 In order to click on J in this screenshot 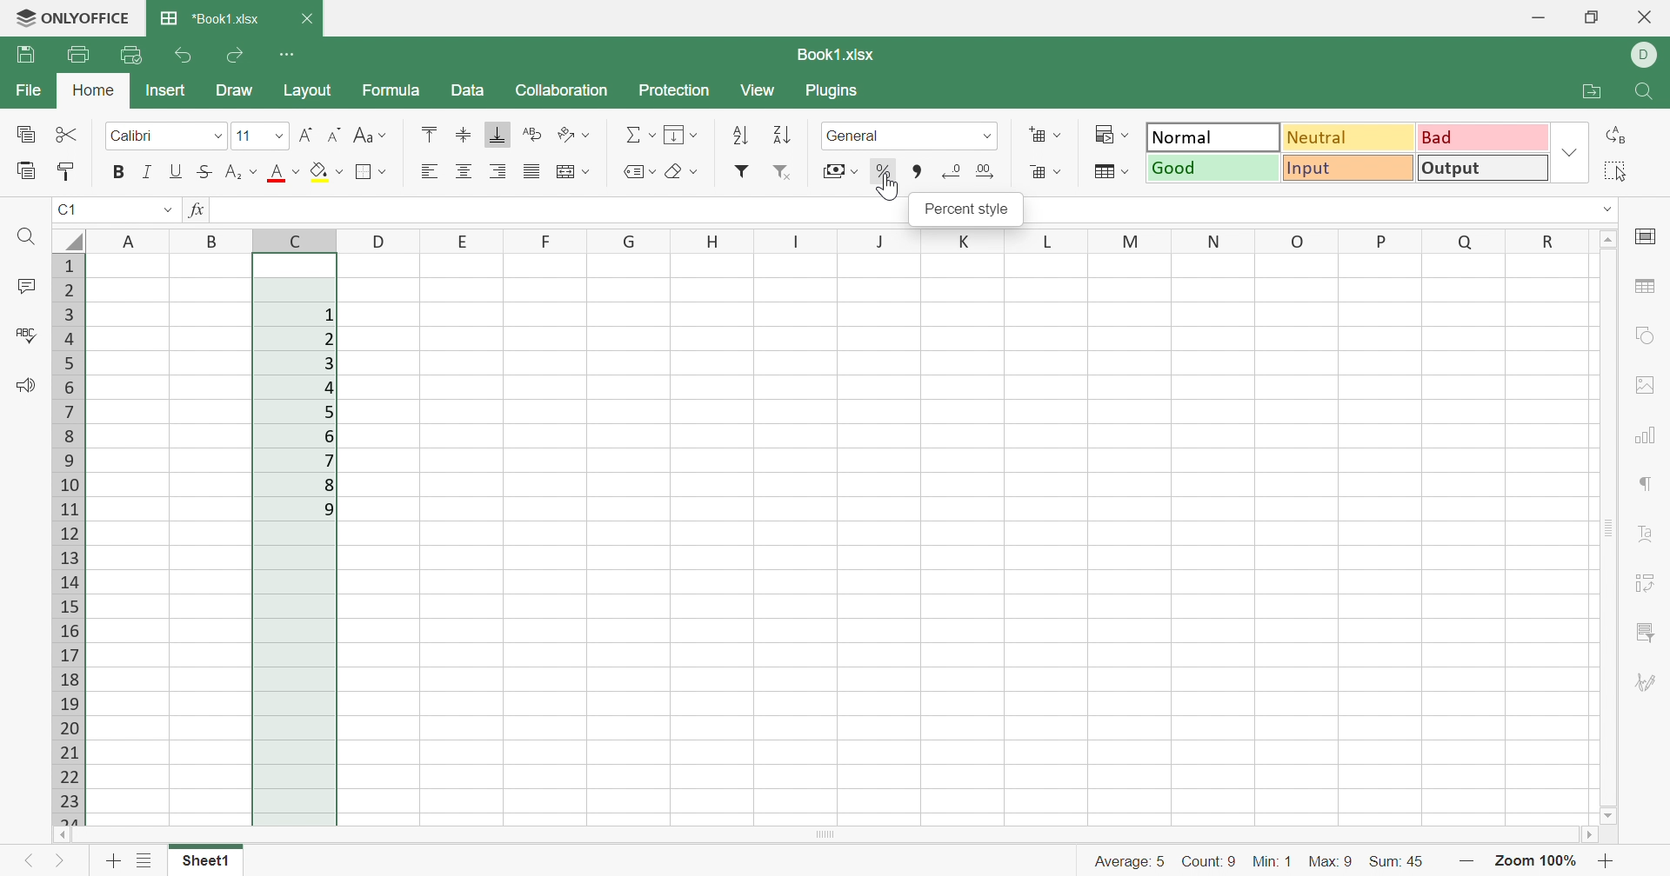, I will do `click(880, 242)`.